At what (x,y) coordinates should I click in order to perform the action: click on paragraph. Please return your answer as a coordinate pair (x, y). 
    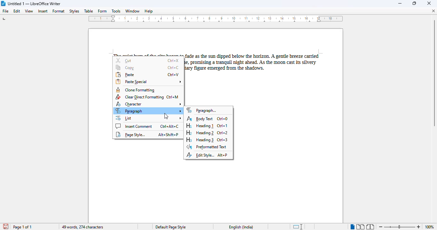
    Looking at the image, I should click on (148, 111).